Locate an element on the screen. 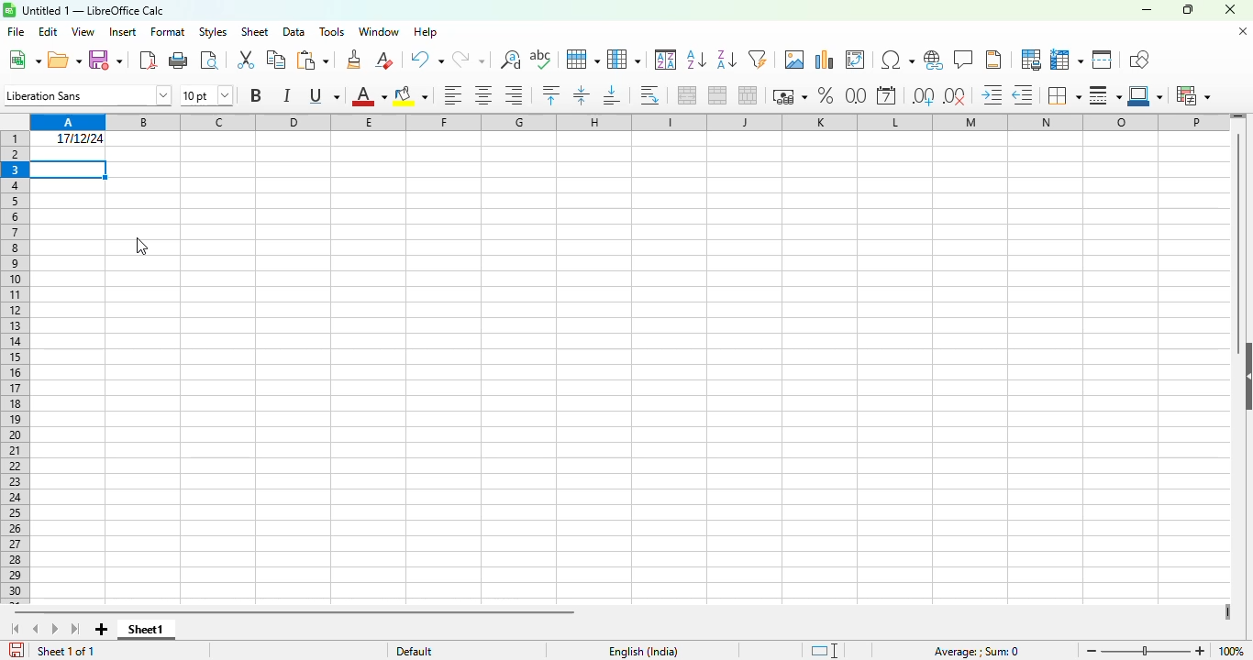 The width and height of the screenshot is (1253, 660). undo is located at coordinates (426, 60).